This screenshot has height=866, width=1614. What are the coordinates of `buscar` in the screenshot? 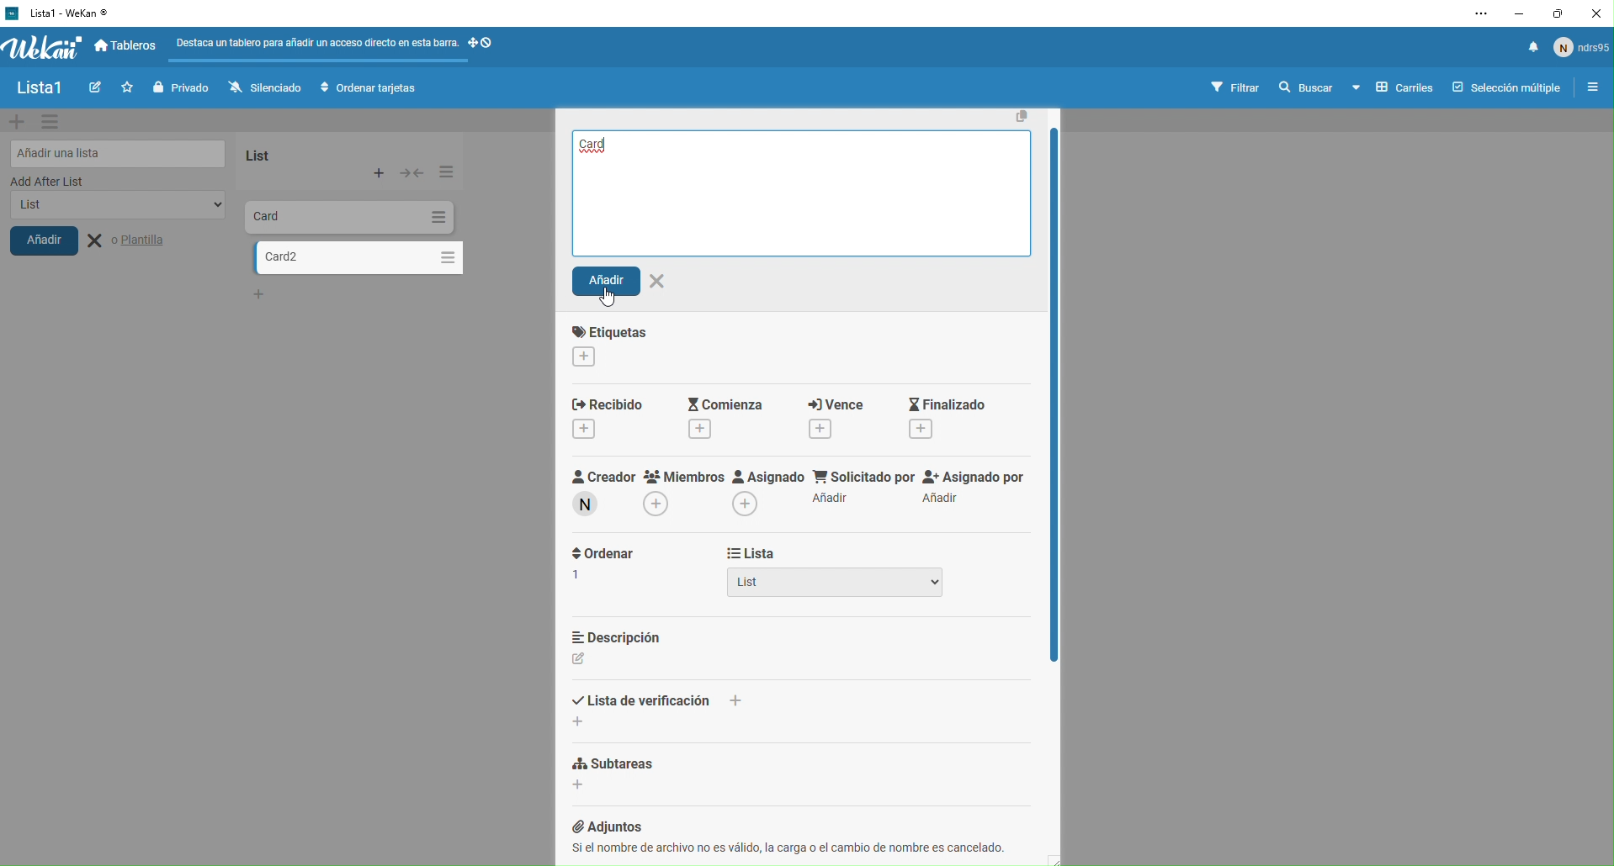 It's located at (1304, 88).